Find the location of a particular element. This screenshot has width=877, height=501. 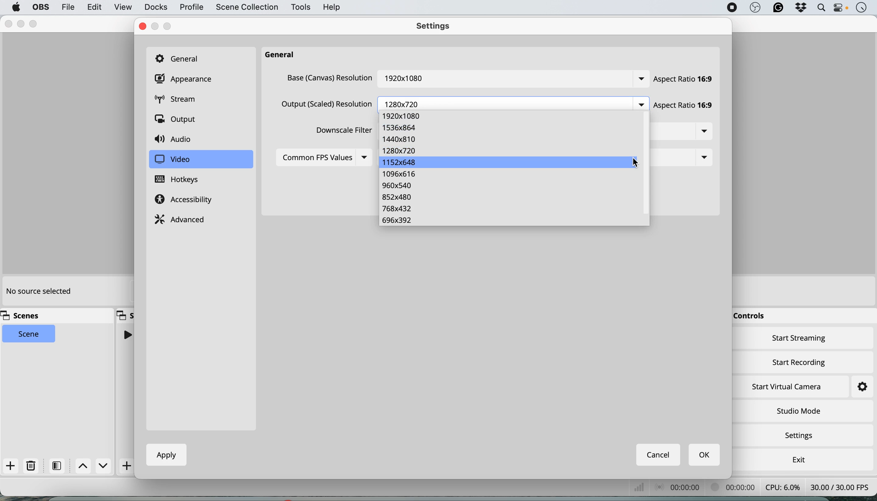

video recording timestamp is located at coordinates (688, 488).